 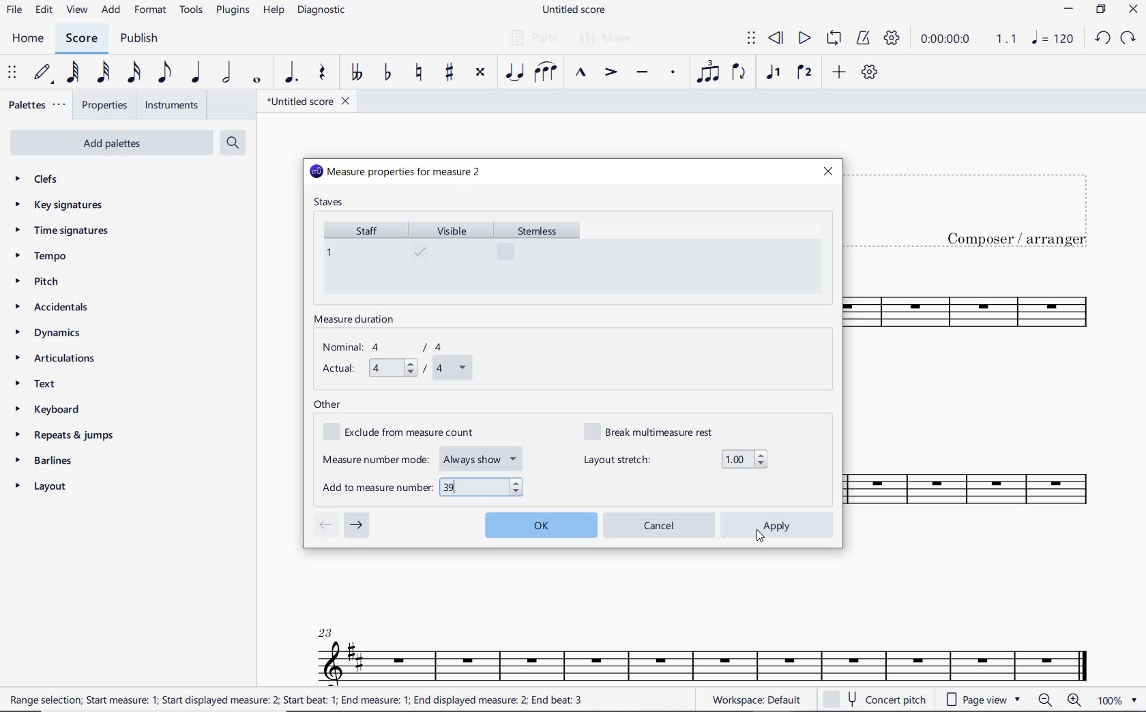 I want to click on TEXT, so click(x=39, y=385).